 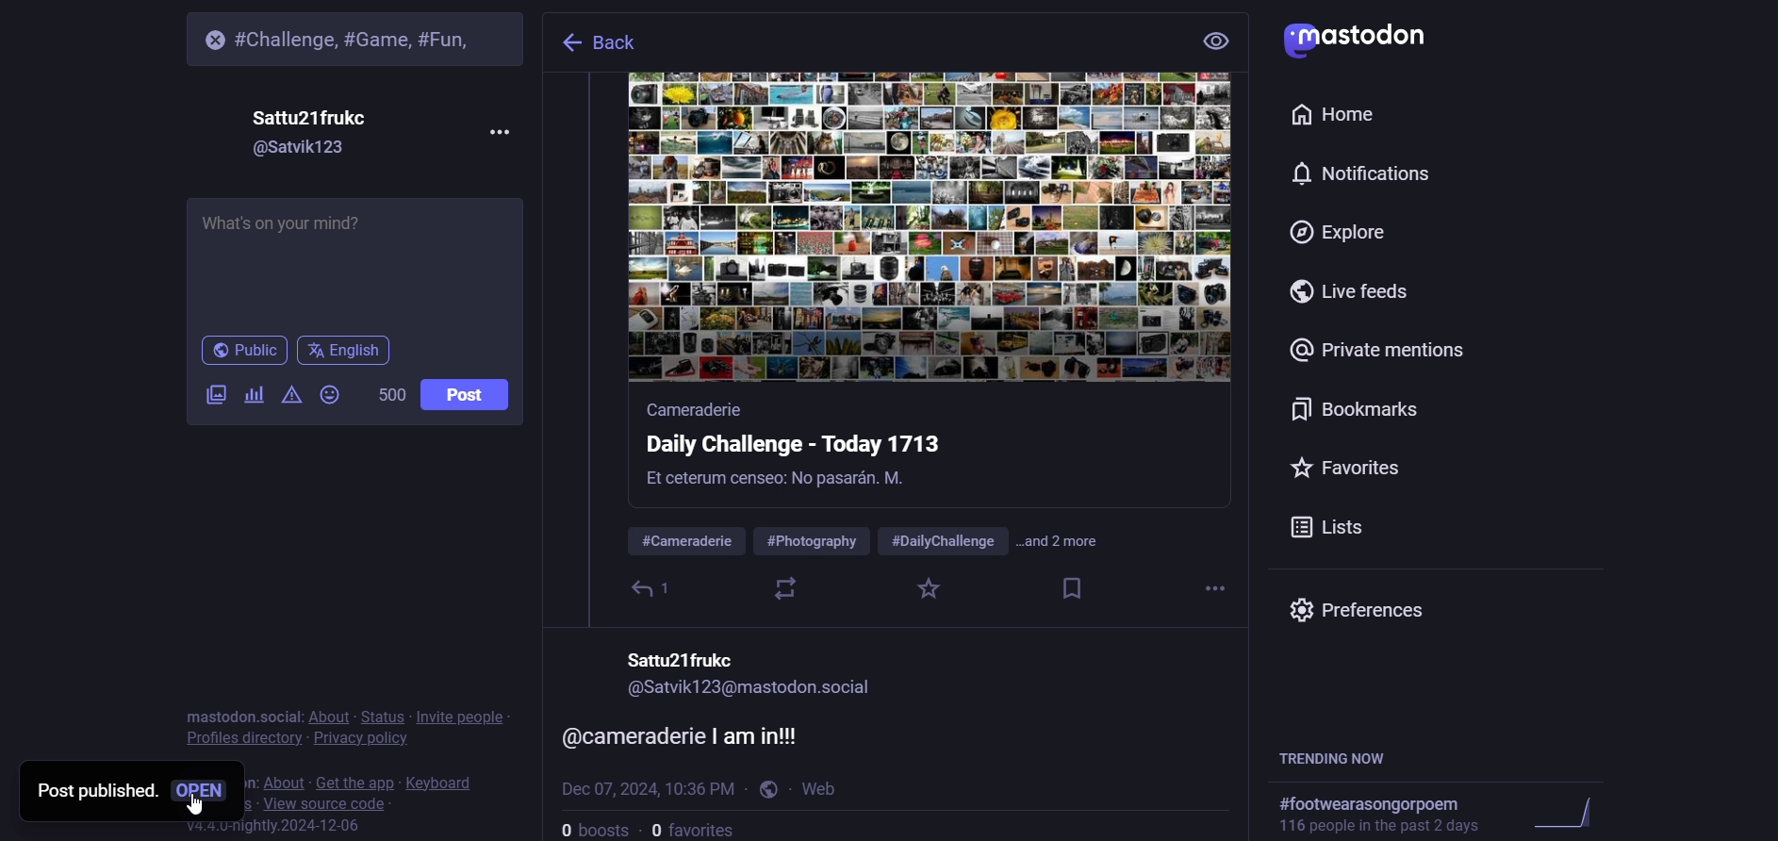 What do you see at coordinates (700, 829) in the screenshot?
I see `favourites` at bounding box center [700, 829].